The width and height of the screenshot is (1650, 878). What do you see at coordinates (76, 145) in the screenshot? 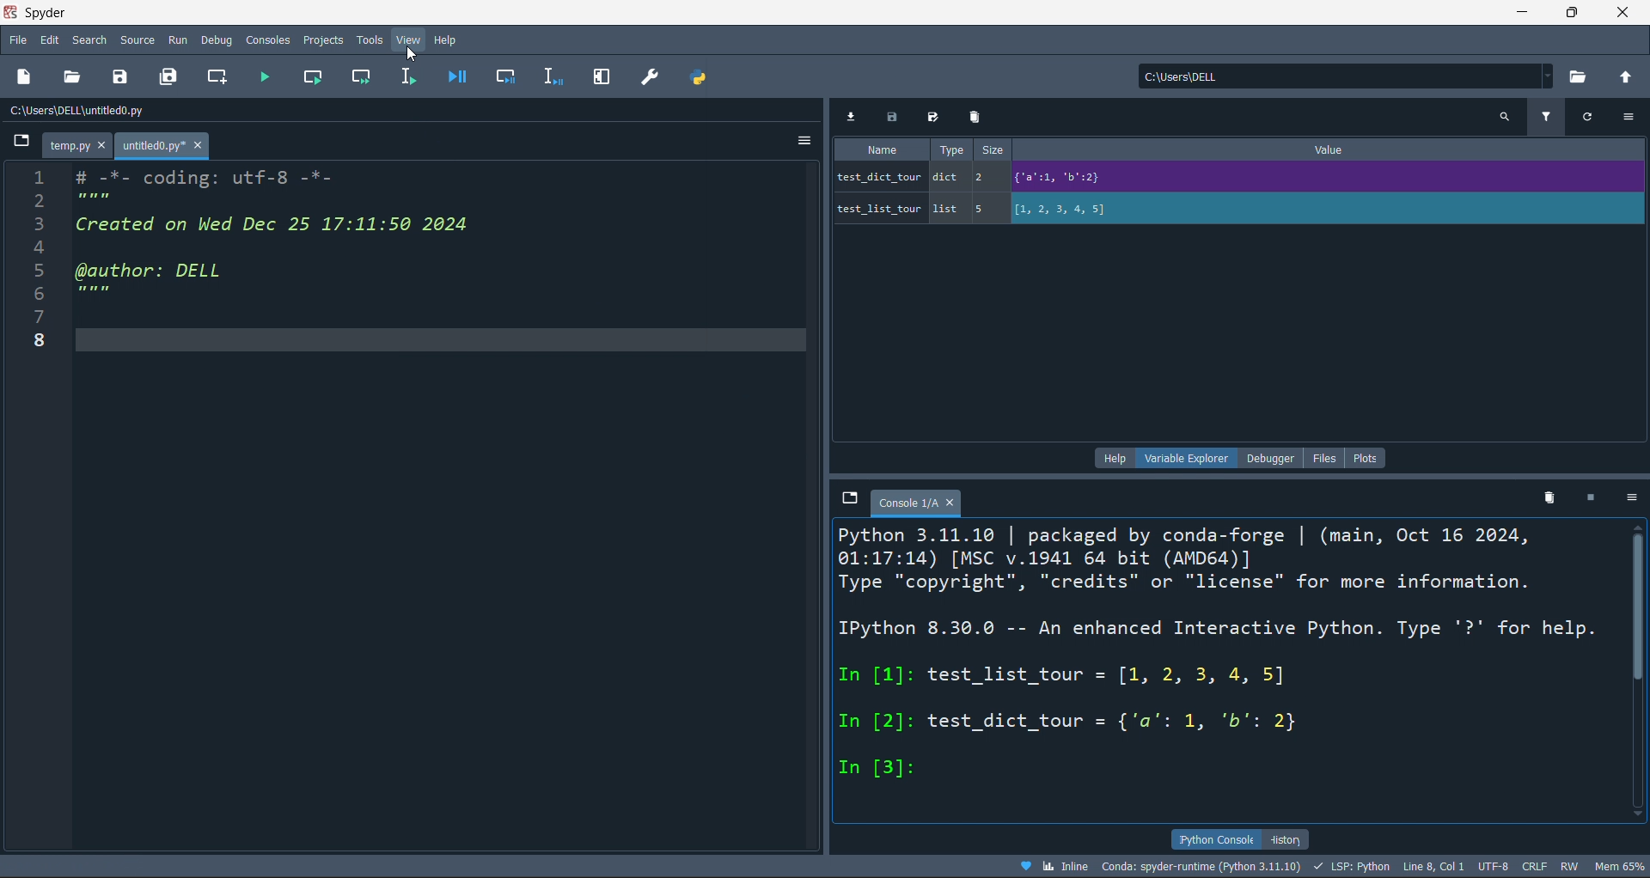
I see `temp.py` at bounding box center [76, 145].